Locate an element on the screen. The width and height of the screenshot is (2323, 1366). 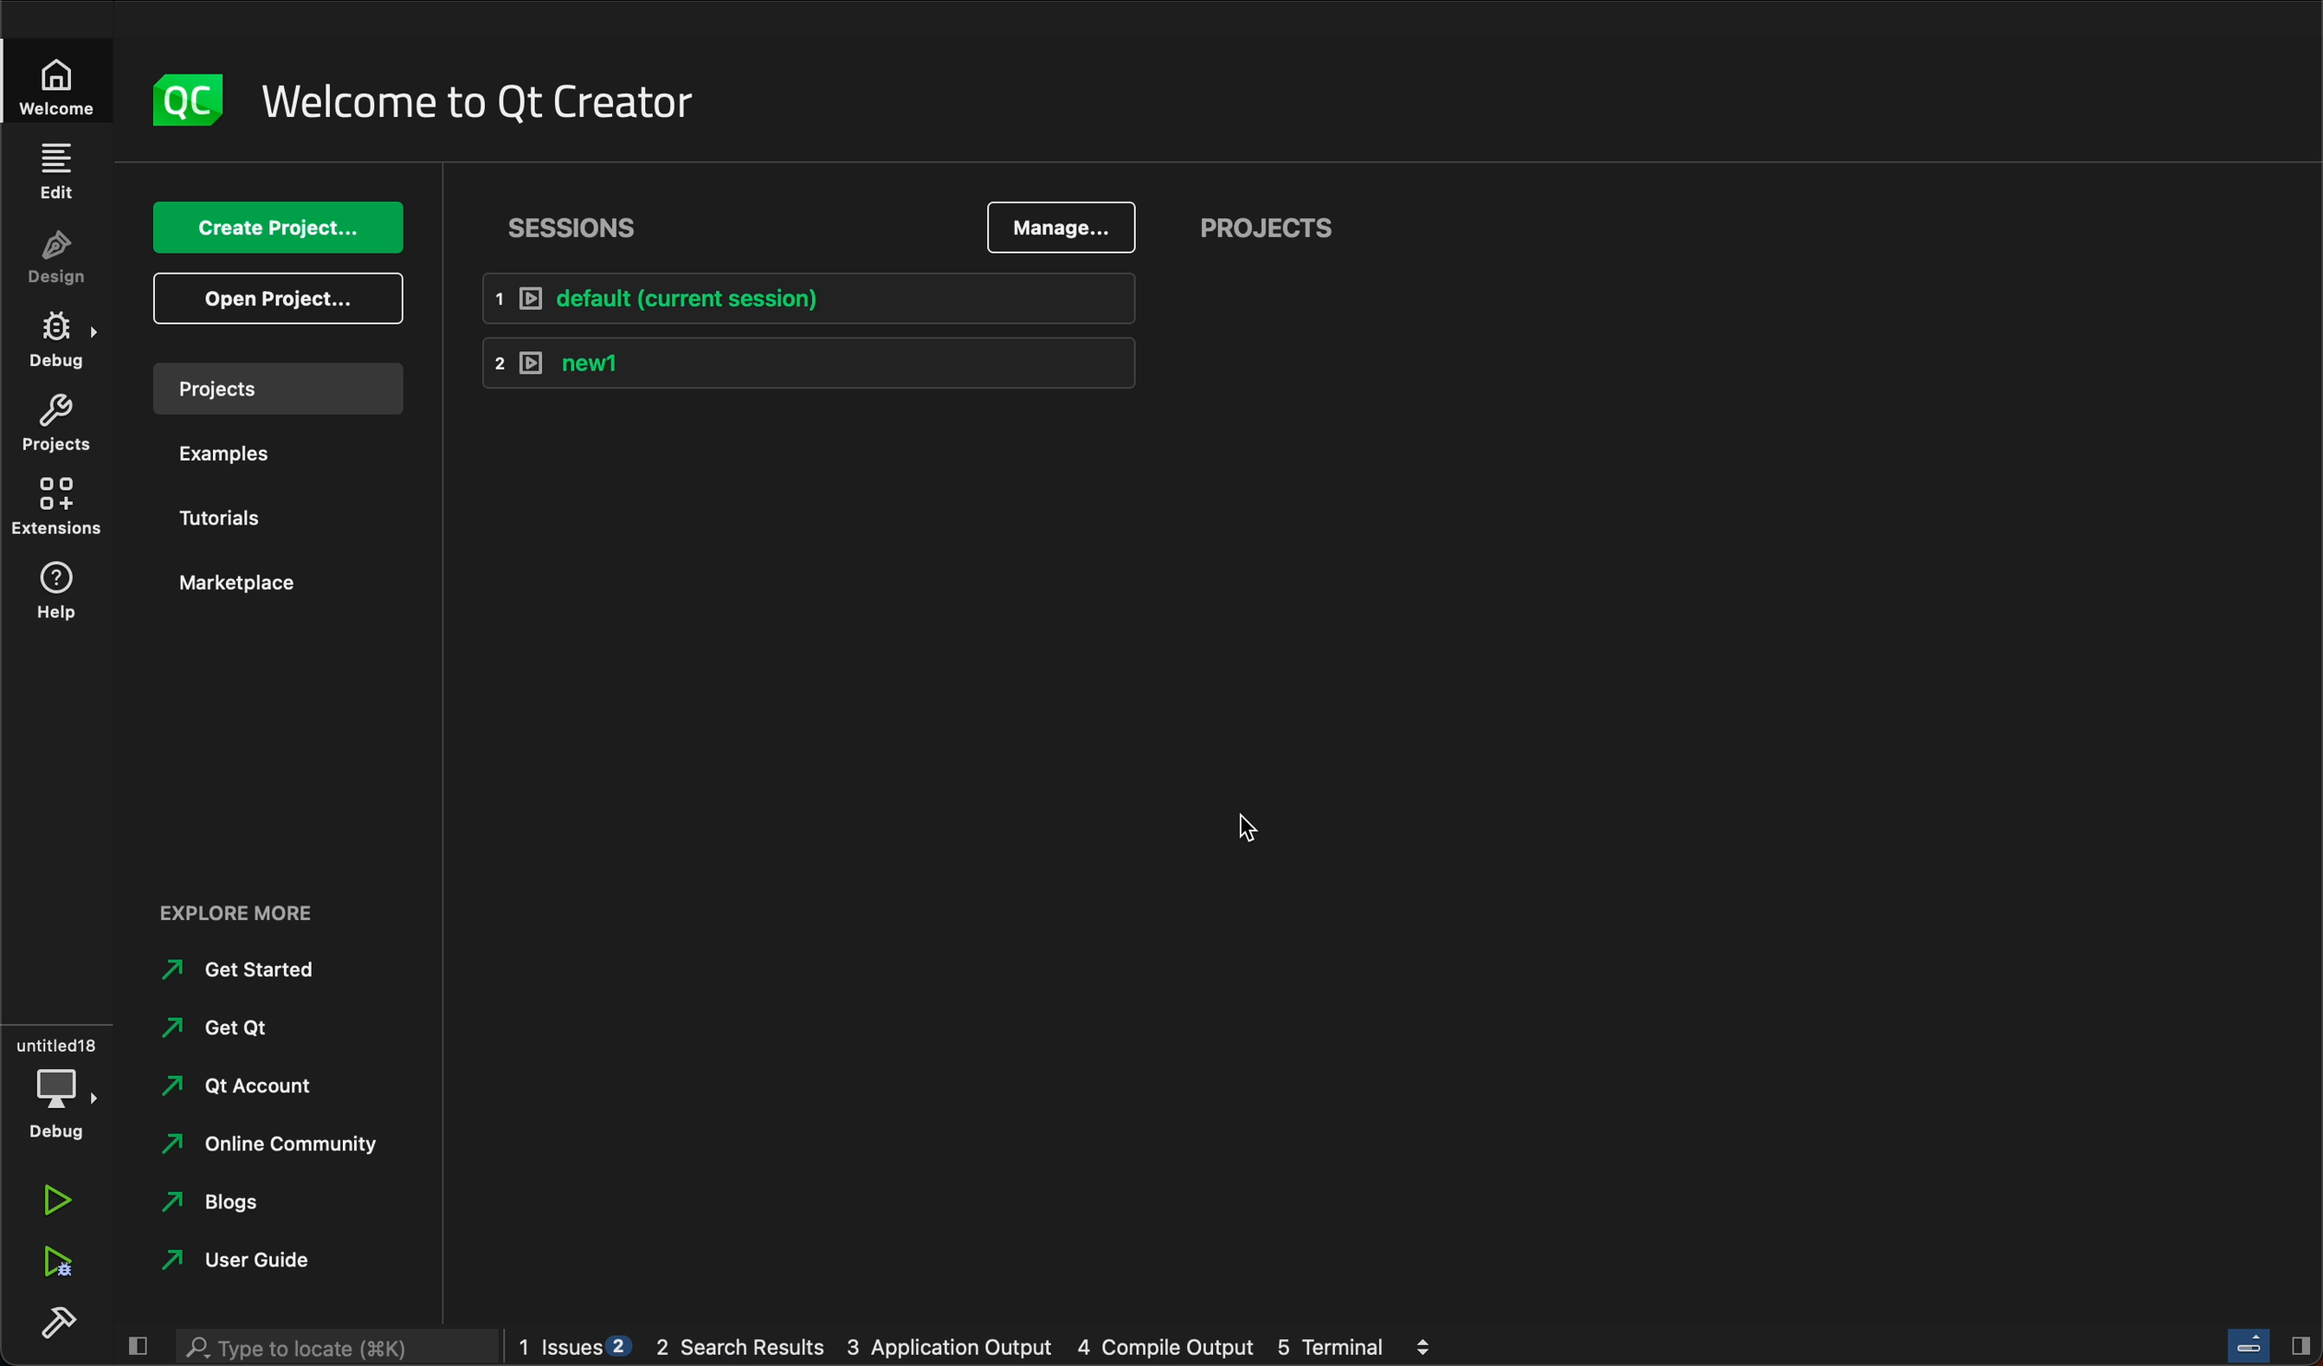
tutorials is located at coordinates (233, 520).